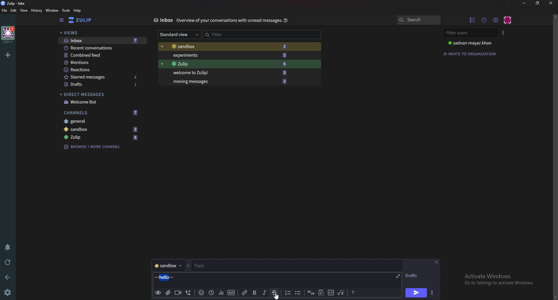 This screenshot has height=300, width=558. I want to click on Drafts, so click(413, 276).